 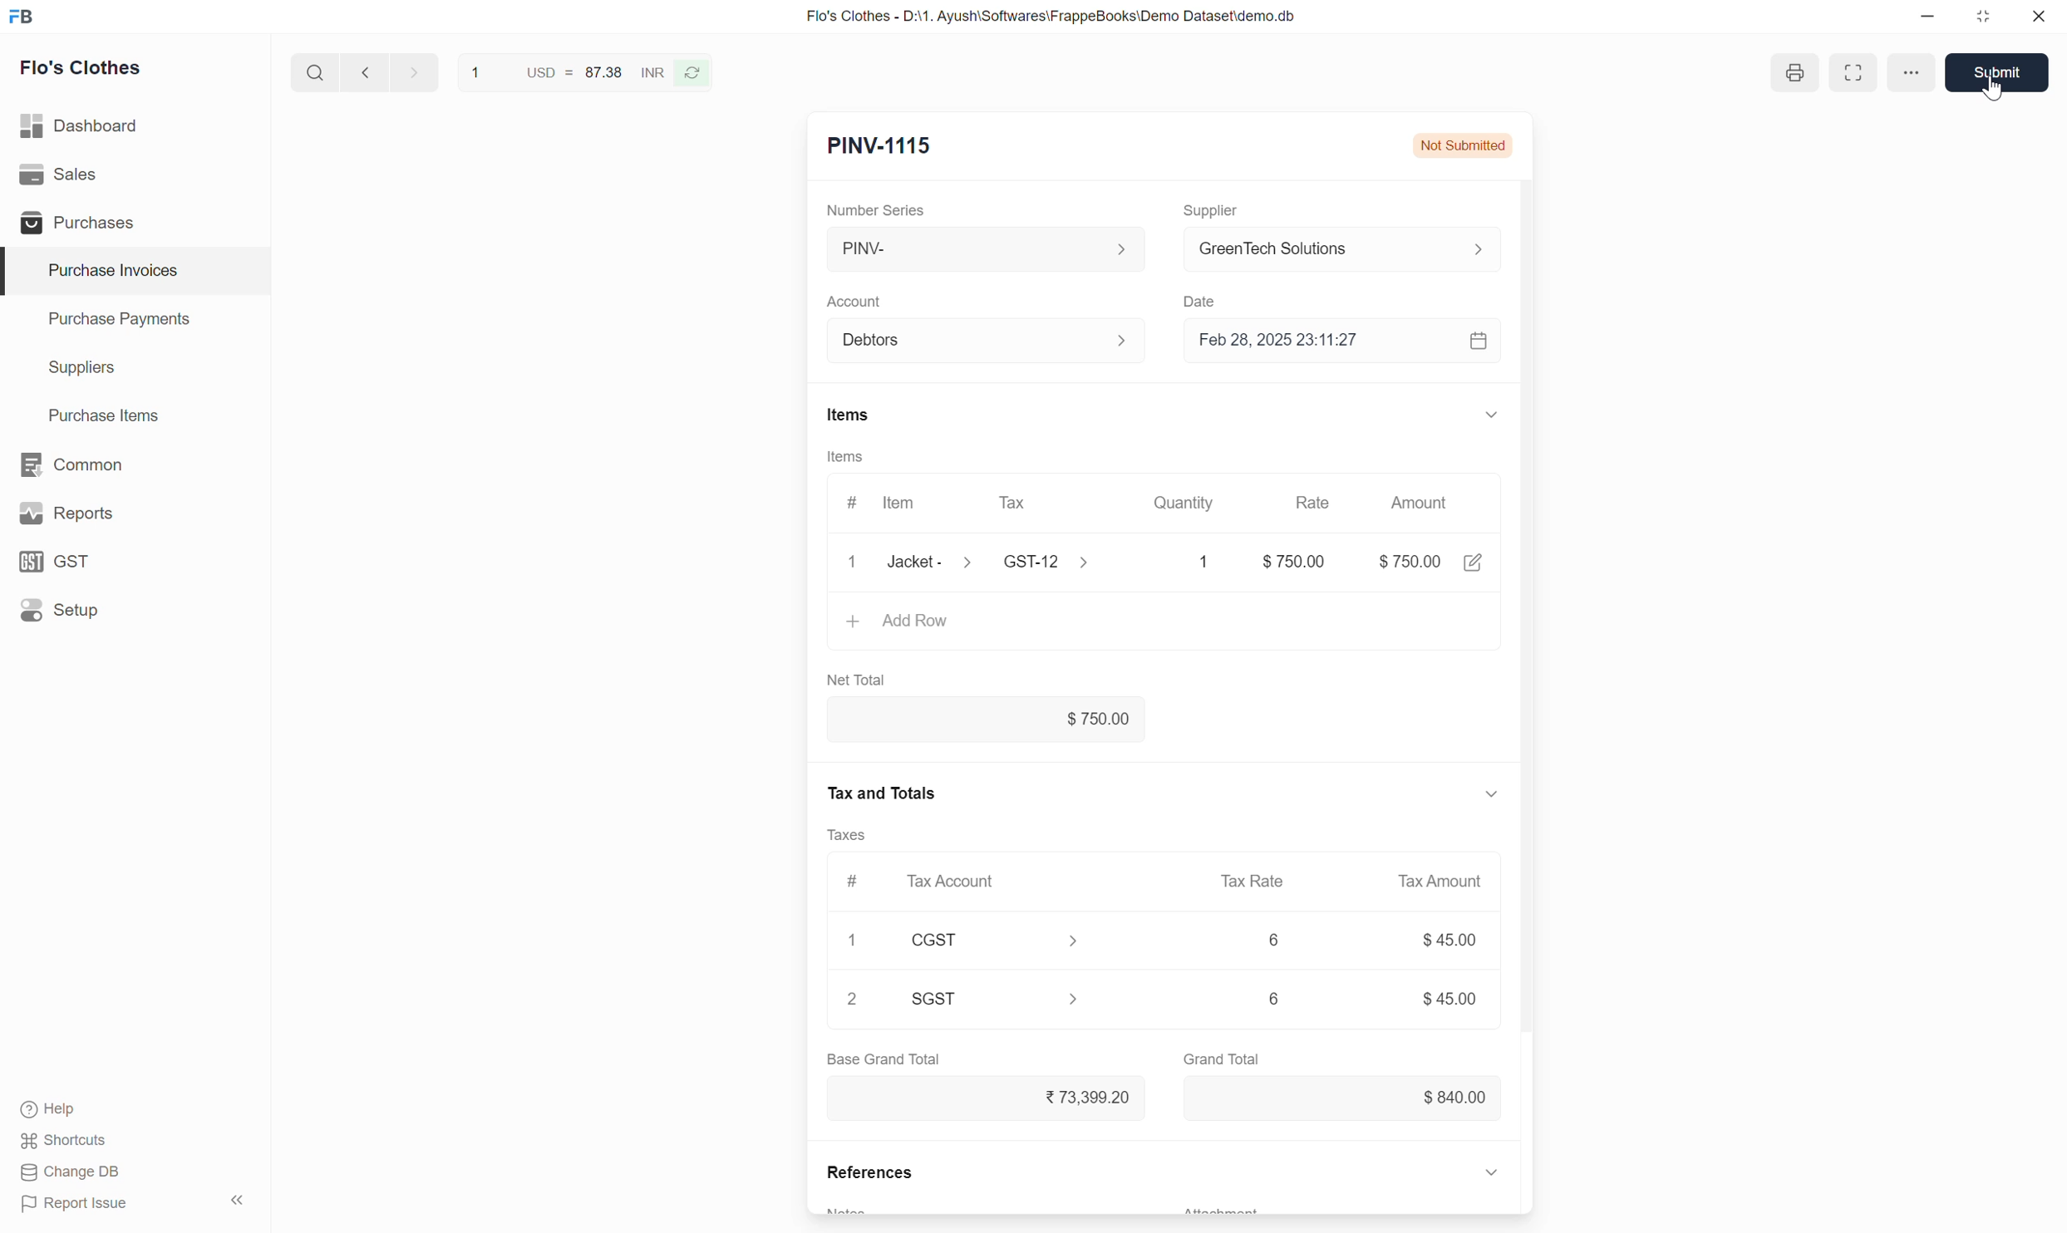 What do you see at coordinates (879, 793) in the screenshot?
I see `Tax and Totals` at bounding box center [879, 793].